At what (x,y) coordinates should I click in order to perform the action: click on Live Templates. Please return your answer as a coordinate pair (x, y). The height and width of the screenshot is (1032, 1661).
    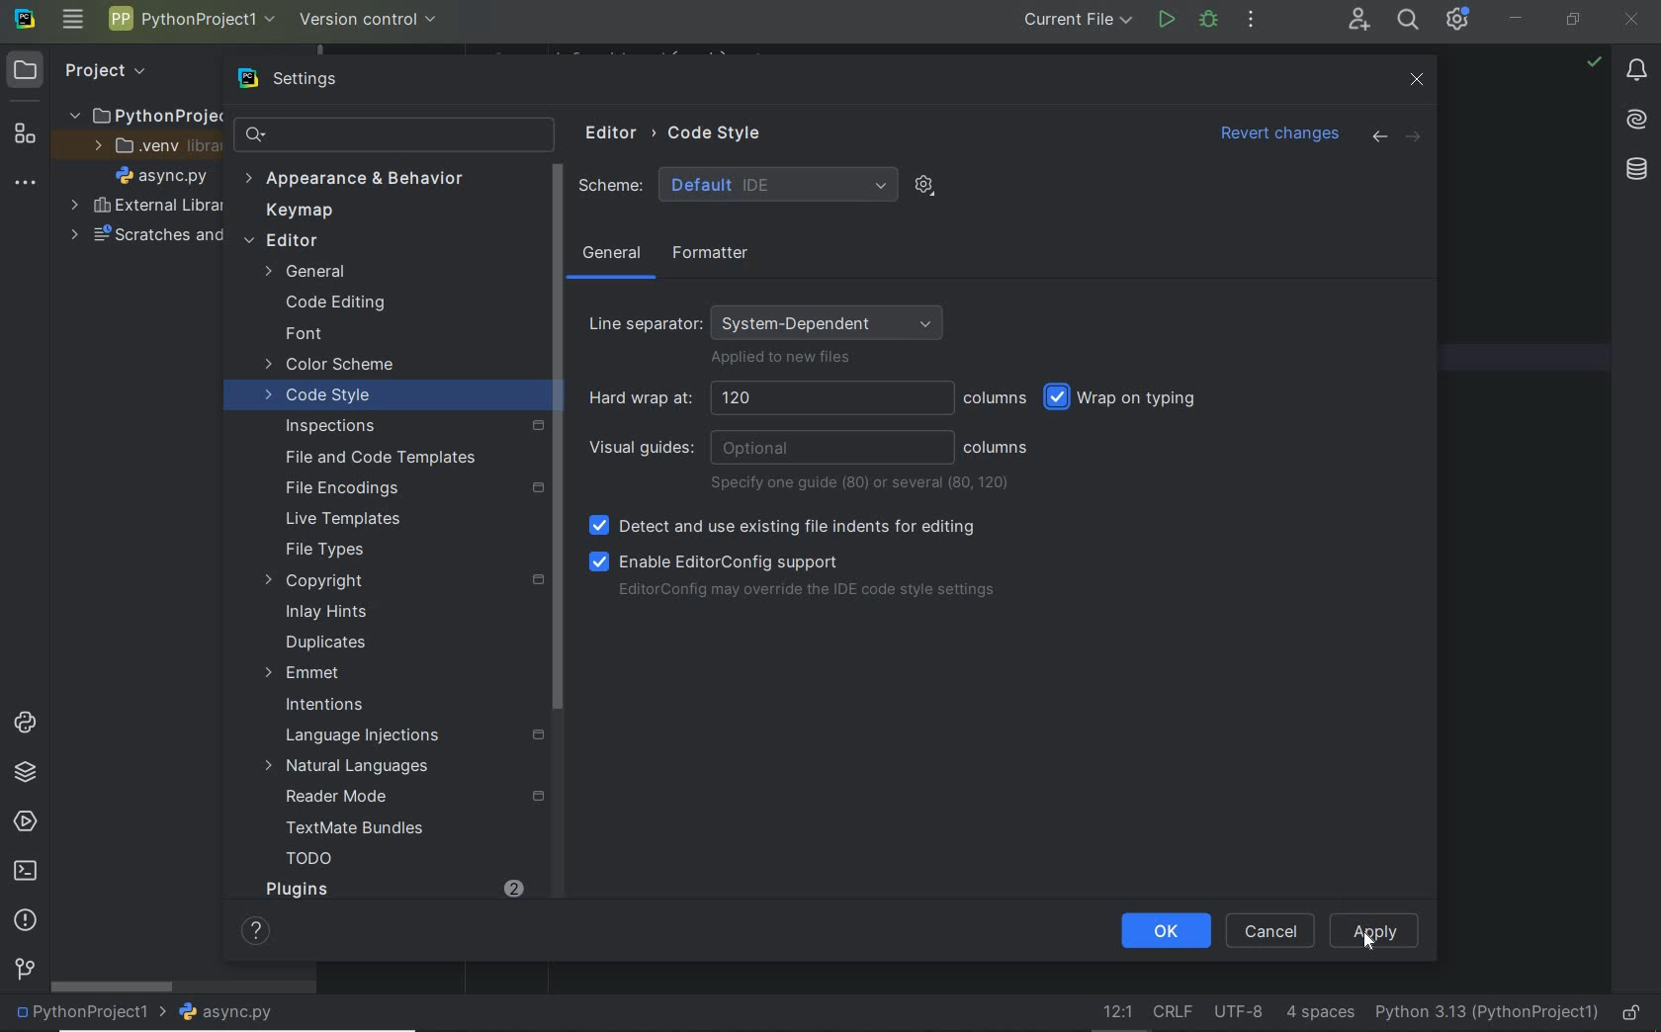
    Looking at the image, I should click on (340, 520).